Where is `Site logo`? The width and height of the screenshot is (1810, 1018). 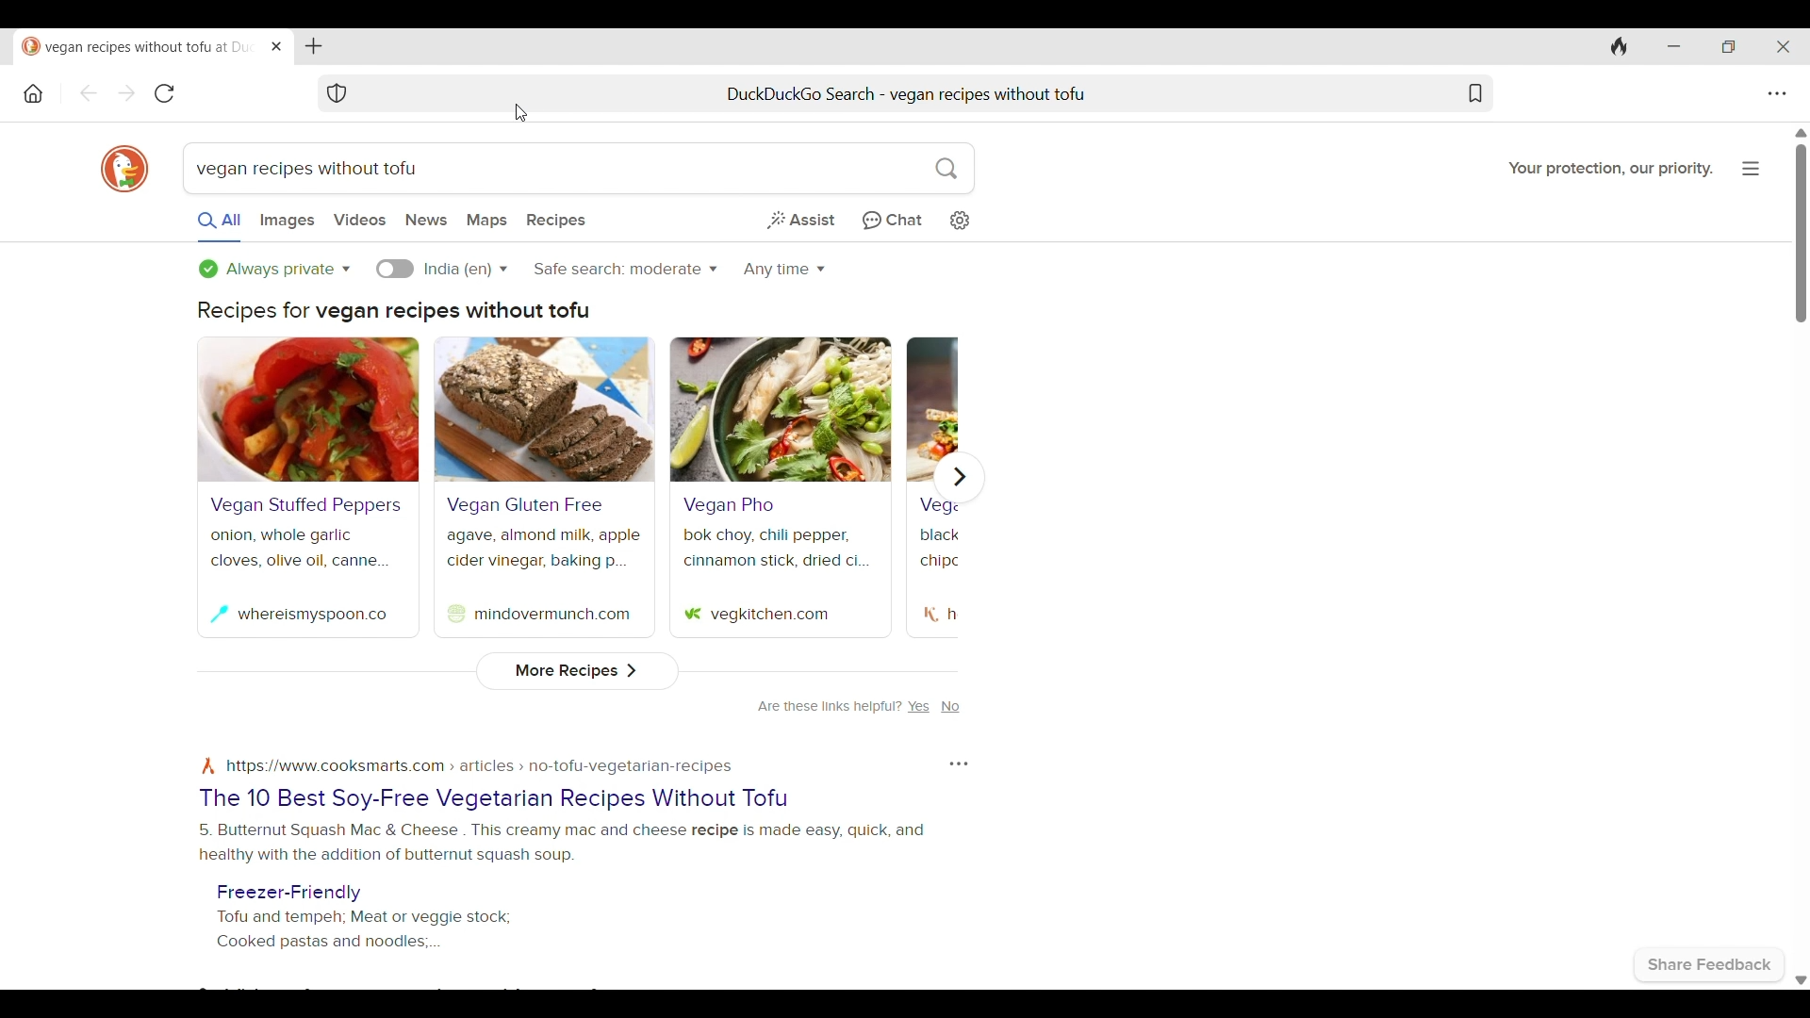 Site logo is located at coordinates (455, 614).